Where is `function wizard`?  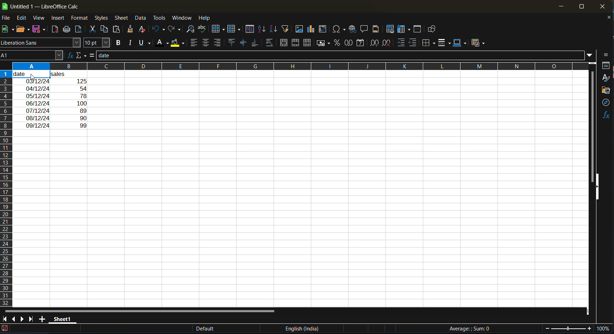 function wizard is located at coordinates (70, 56).